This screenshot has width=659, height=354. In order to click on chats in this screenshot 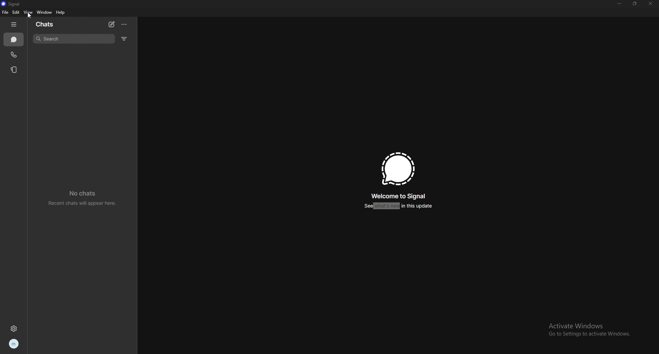, I will do `click(53, 24)`.